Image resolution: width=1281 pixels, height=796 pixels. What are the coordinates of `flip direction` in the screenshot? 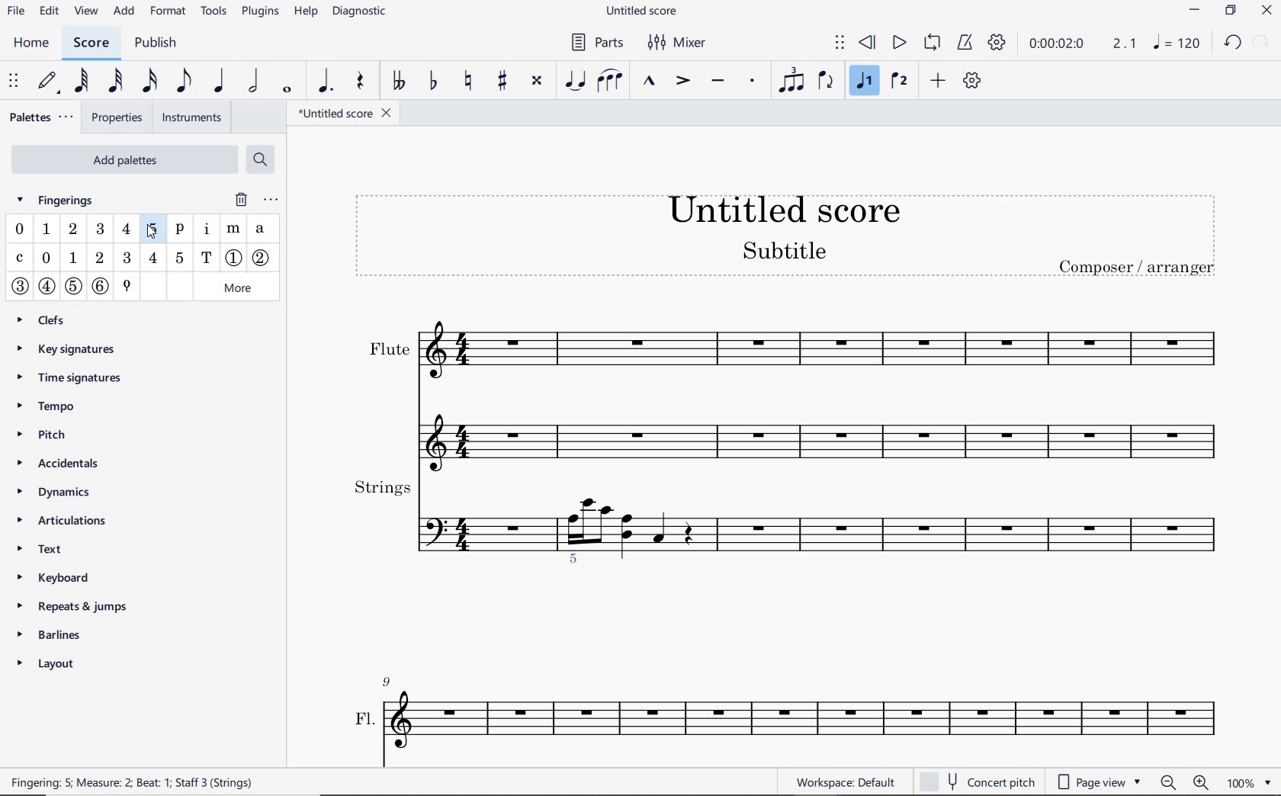 It's located at (827, 82).